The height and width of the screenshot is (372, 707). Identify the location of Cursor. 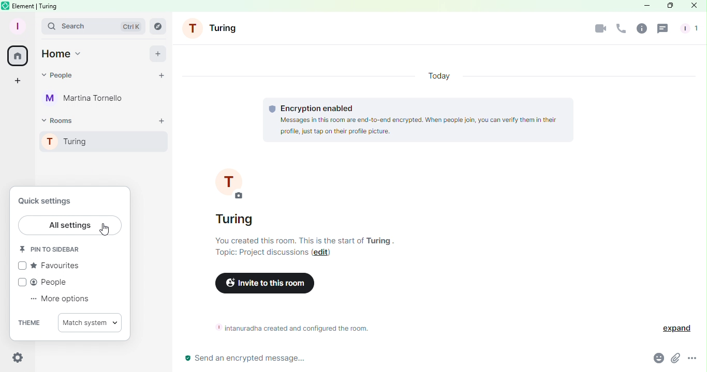
(104, 230).